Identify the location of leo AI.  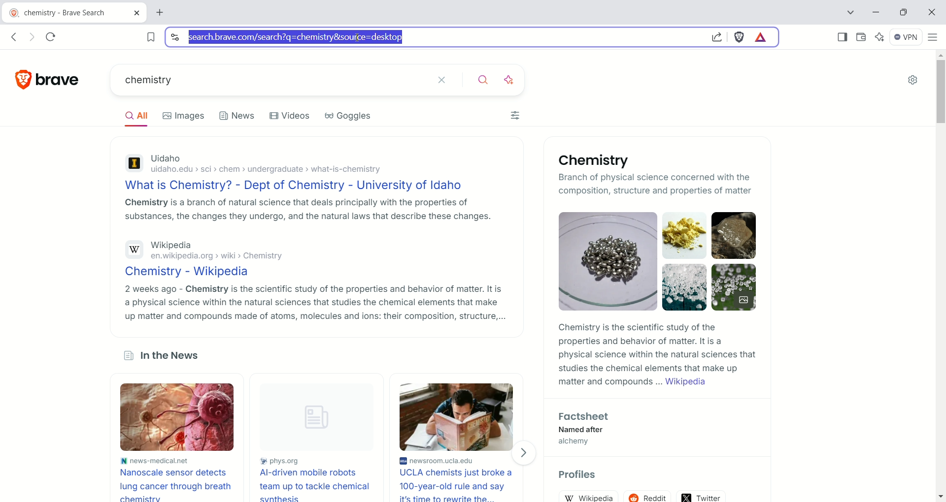
(880, 37).